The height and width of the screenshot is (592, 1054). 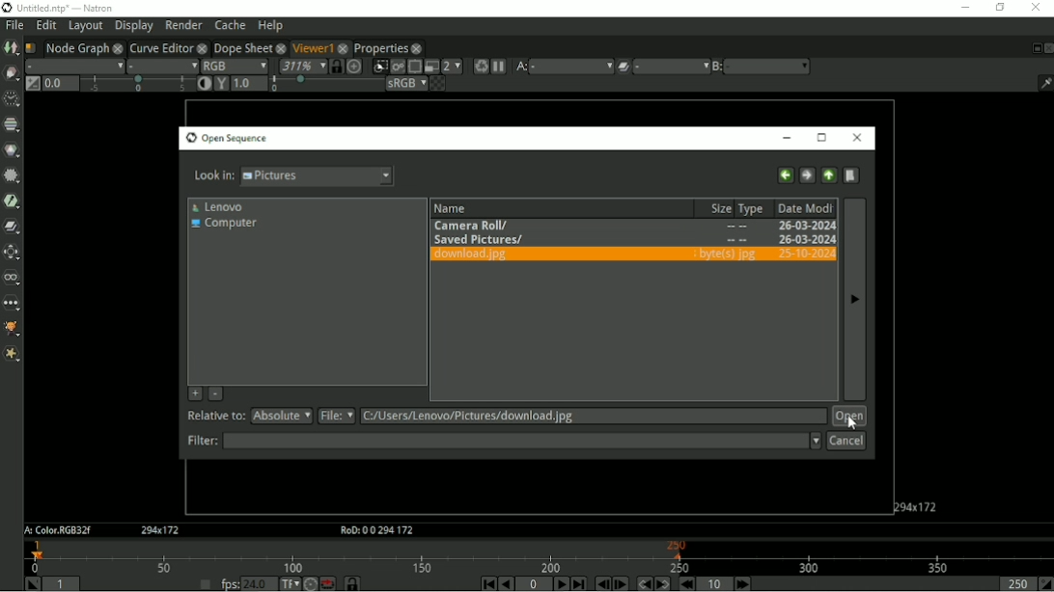 What do you see at coordinates (1013, 584) in the screenshot?
I see `Playback out point` at bounding box center [1013, 584].